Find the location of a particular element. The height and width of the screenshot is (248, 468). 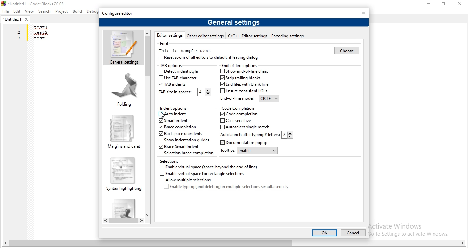

ok is located at coordinates (324, 233).